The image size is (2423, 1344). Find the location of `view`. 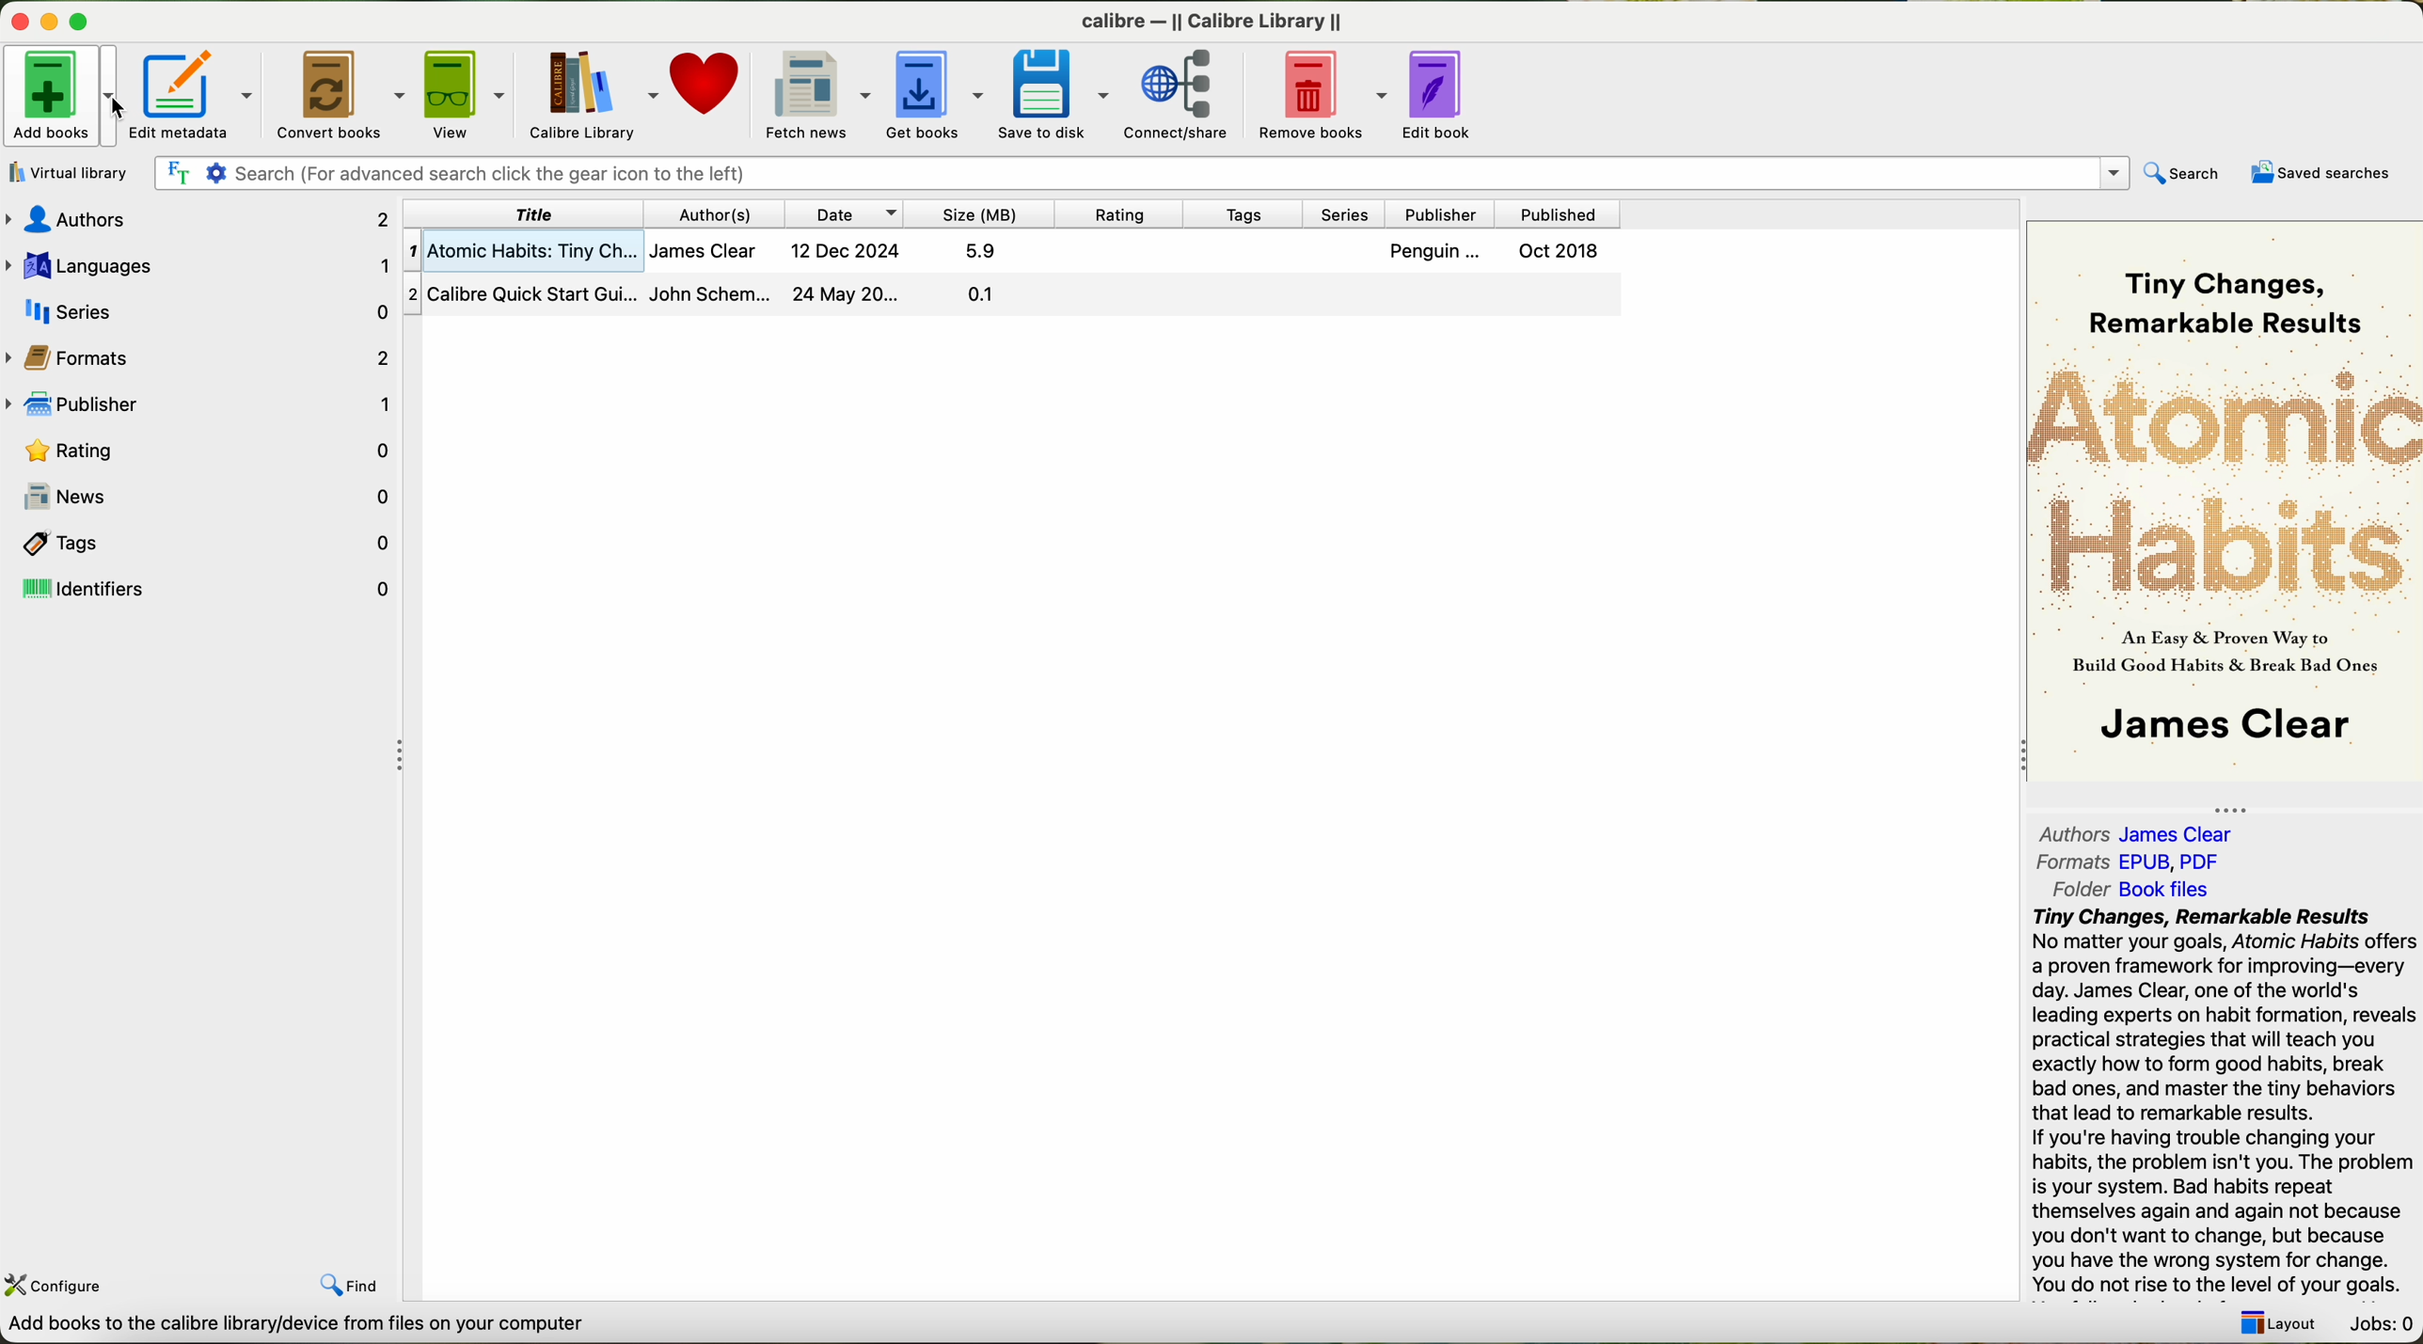

view is located at coordinates (467, 91).